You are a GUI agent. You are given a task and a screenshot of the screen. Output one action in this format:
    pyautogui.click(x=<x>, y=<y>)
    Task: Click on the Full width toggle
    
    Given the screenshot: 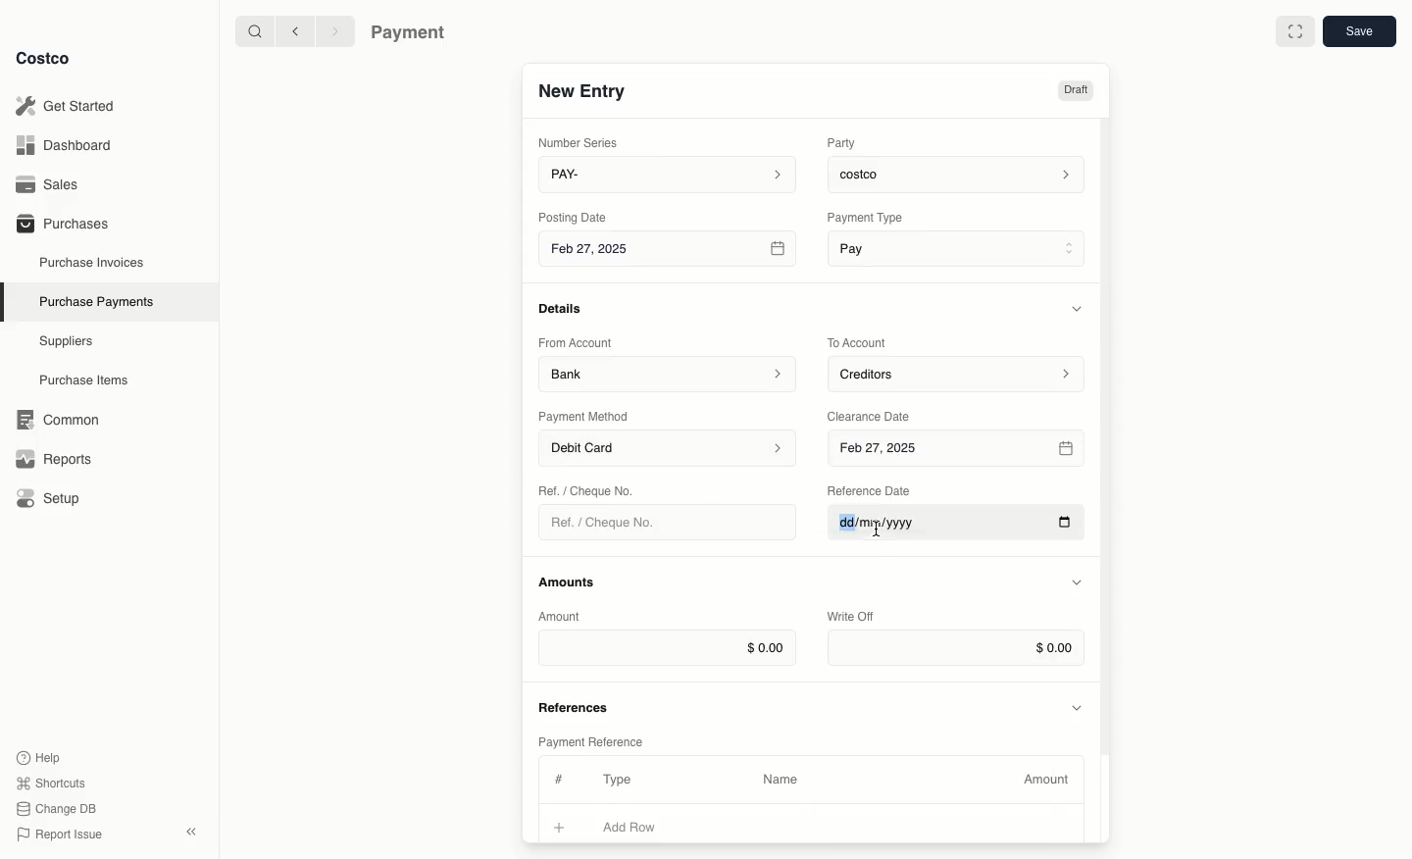 What is the action you would take?
    pyautogui.click(x=1295, y=34)
    